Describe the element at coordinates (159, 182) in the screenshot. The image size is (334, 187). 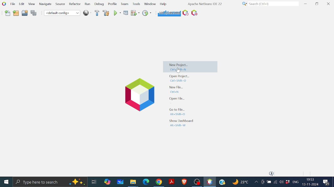
I see `Google chrome` at that location.